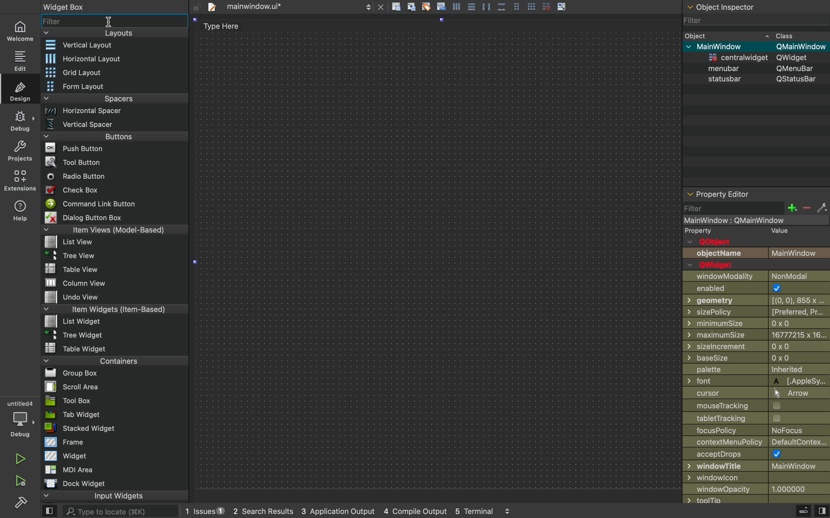 This screenshot has height=518, width=830. Describe the element at coordinates (426, 7) in the screenshot. I see `clear` at that location.